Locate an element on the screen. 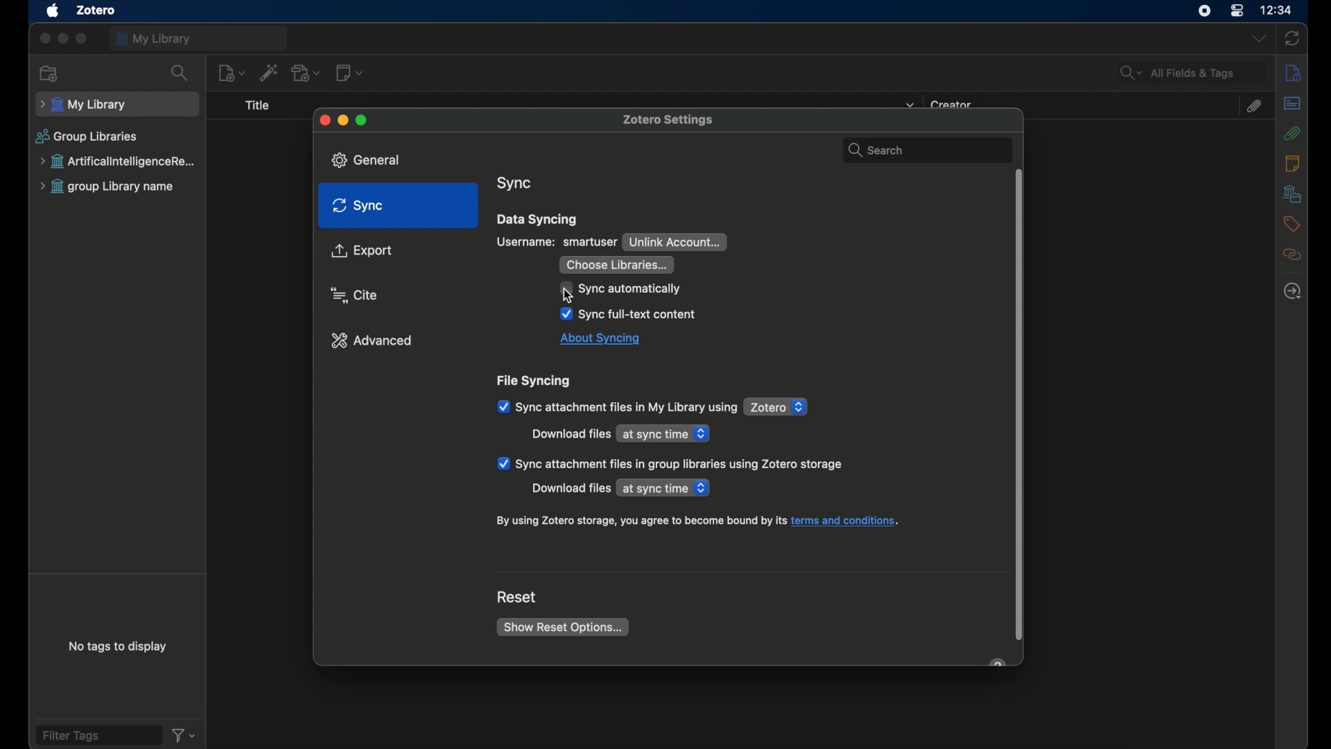 The width and height of the screenshot is (1331, 749). info is located at coordinates (1293, 73).